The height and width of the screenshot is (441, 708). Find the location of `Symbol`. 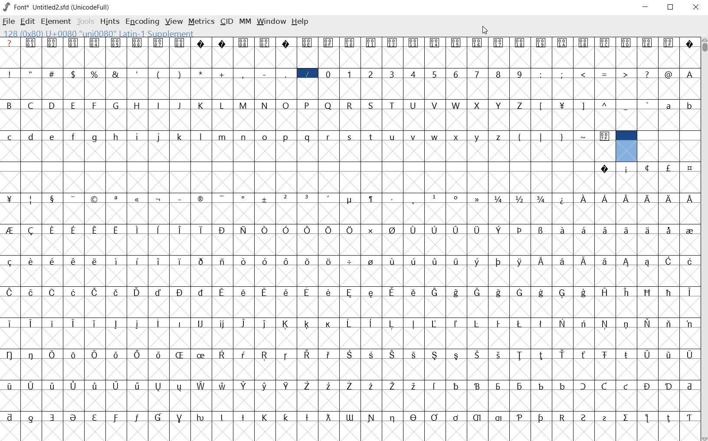

Symbol is located at coordinates (688, 417).